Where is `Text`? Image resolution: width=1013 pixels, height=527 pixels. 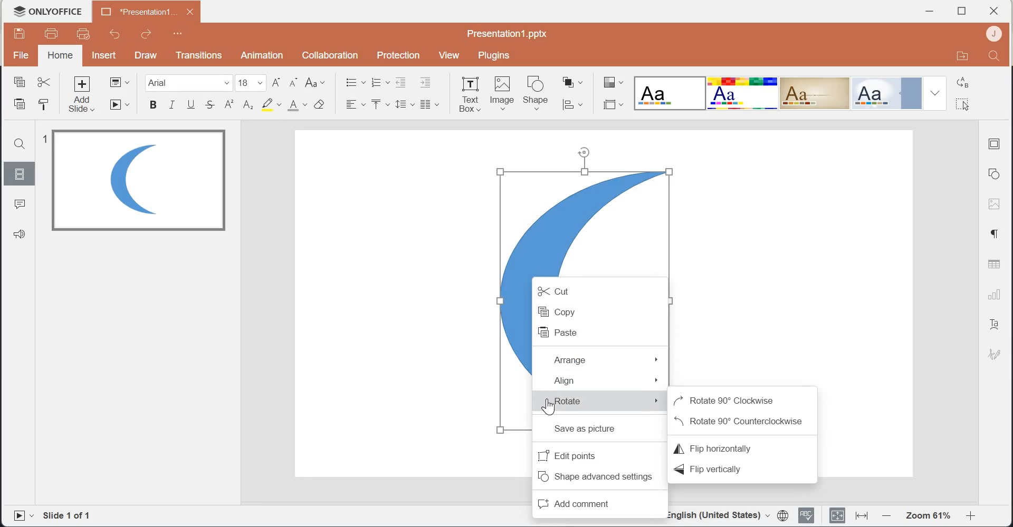 Text is located at coordinates (997, 323).